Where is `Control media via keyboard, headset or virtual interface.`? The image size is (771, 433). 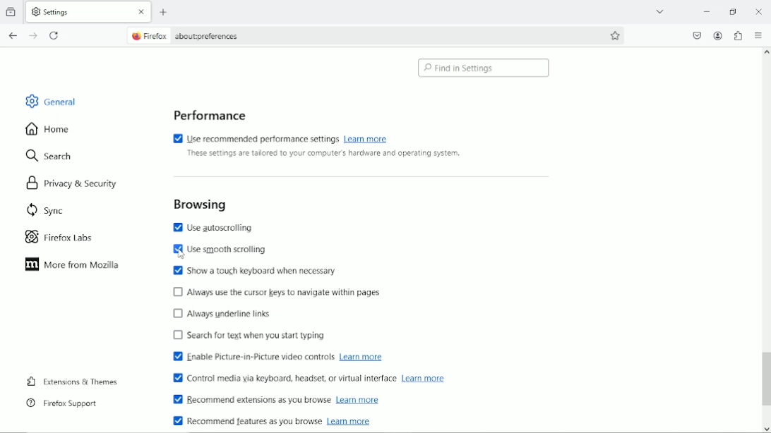
Control media via keyboard, headset or virtual interface. is located at coordinates (280, 378).